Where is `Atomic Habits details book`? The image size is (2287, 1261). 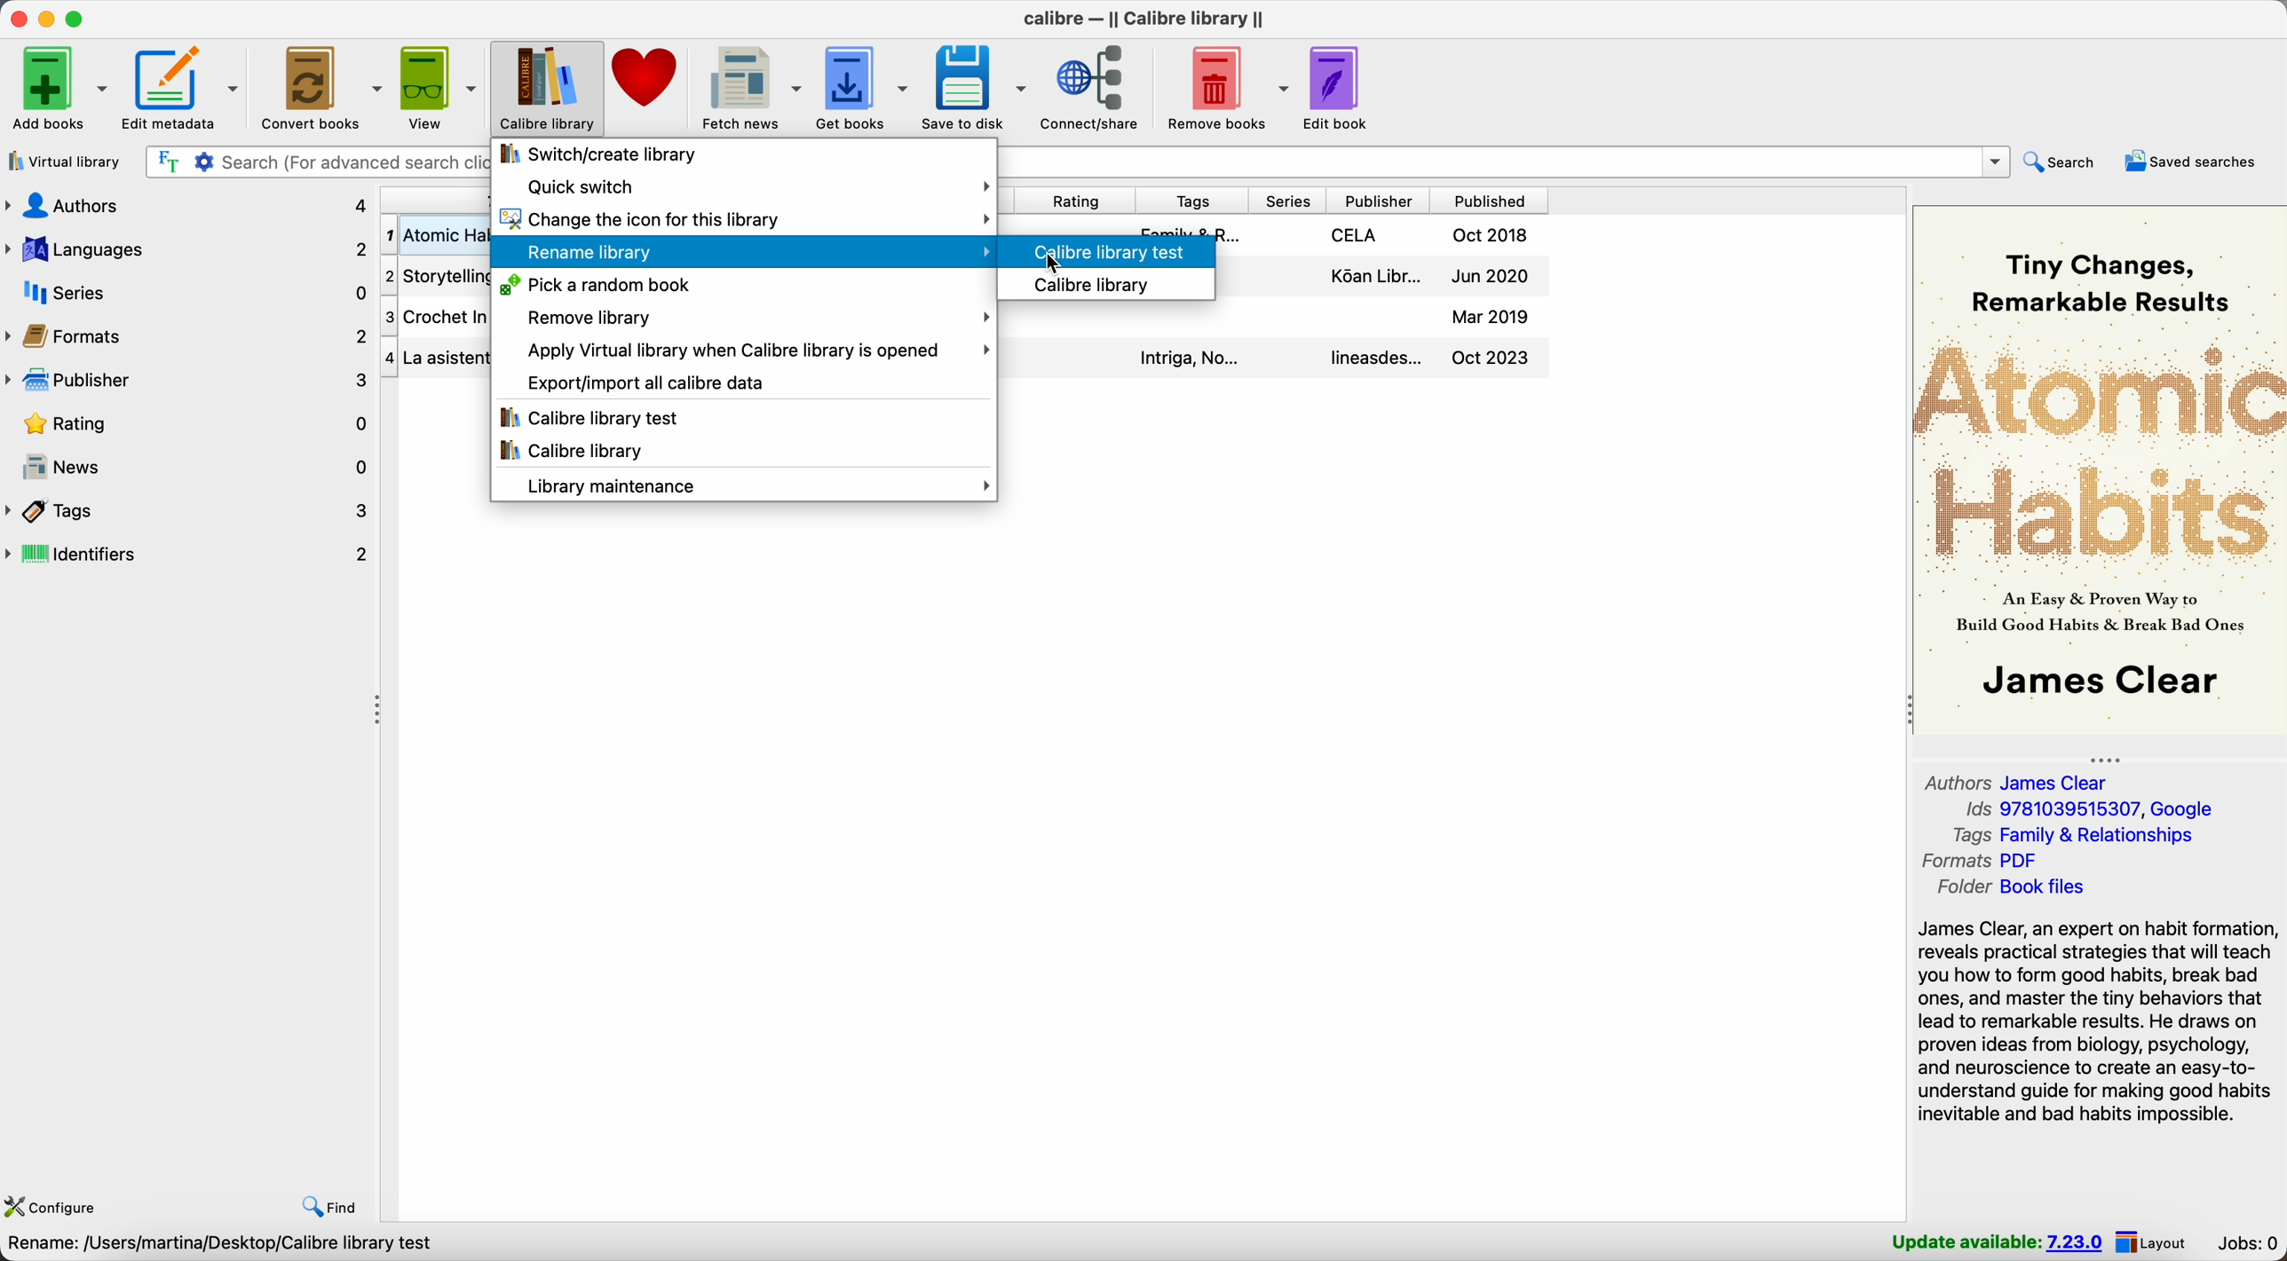
Atomic Habits details book is located at coordinates (1275, 226).